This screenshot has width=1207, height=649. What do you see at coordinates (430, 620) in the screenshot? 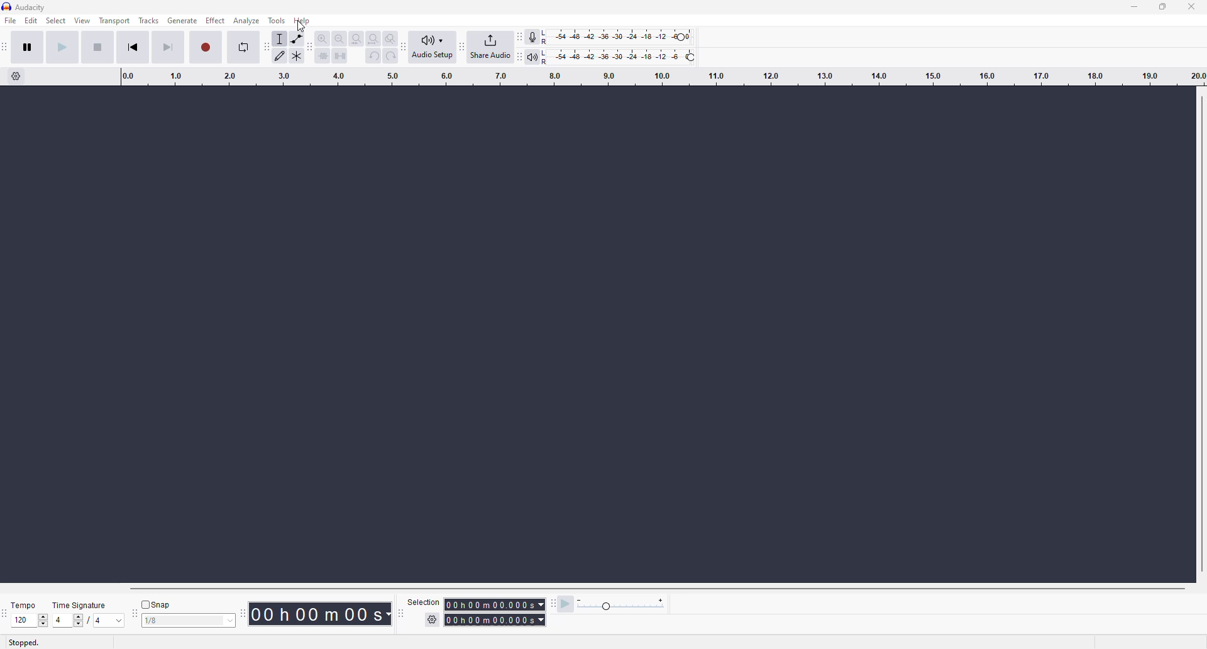
I see `settings` at bounding box center [430, 620].